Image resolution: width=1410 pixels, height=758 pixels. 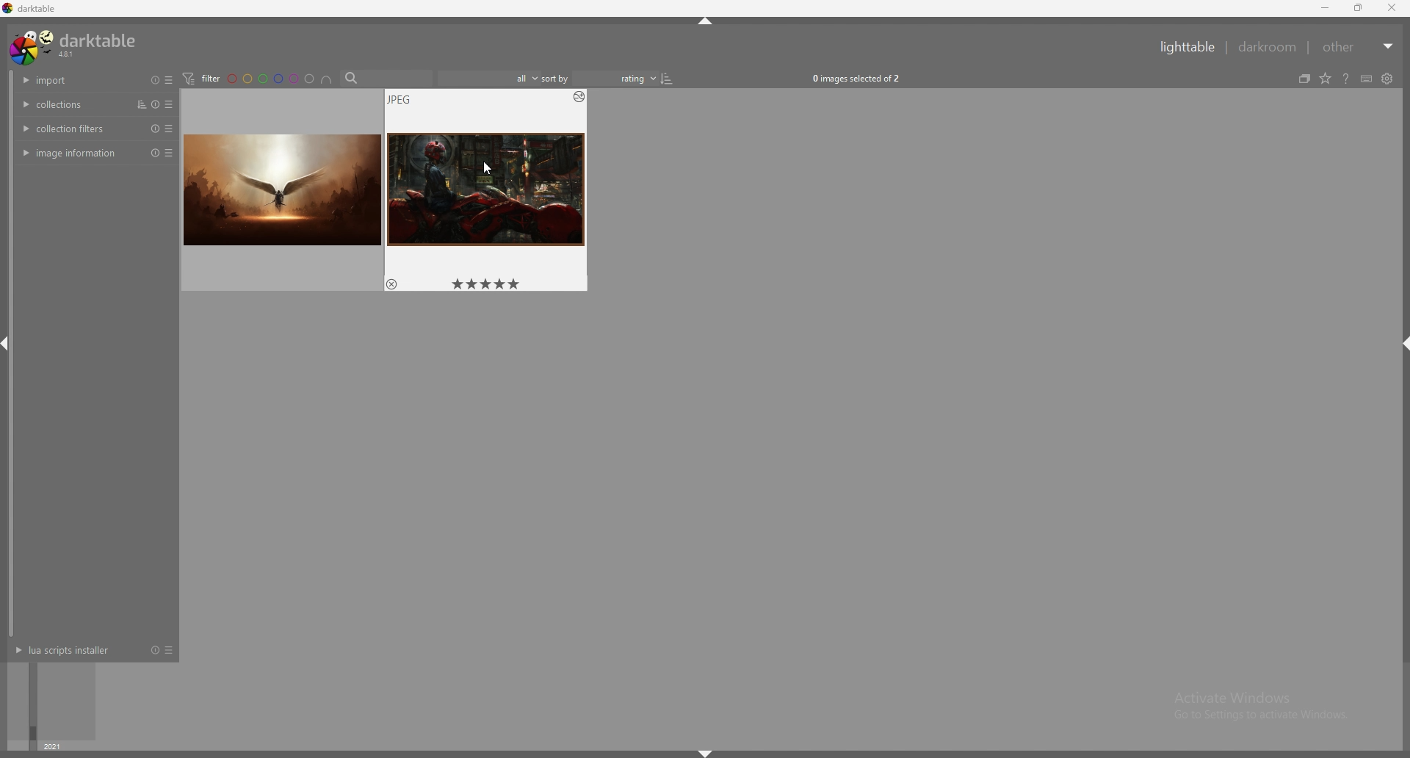 What do you see at coordinates (155, 650) in the screenshot?
I see `reset` at bounding box center [155, 650].